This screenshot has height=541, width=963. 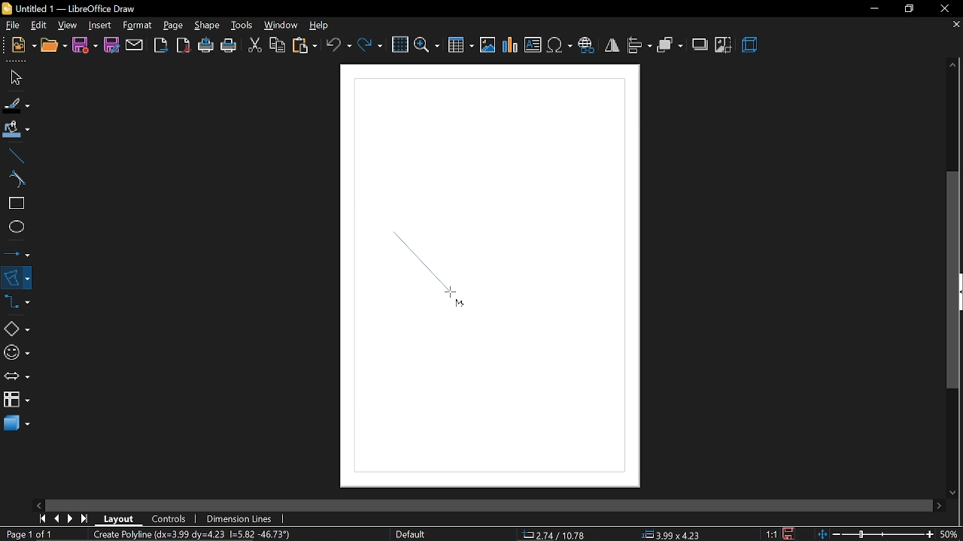 What do you see at coordinates (955, 280) in the screenshot?
I see `vertical scrollbar` at bounding box center [955, 280].